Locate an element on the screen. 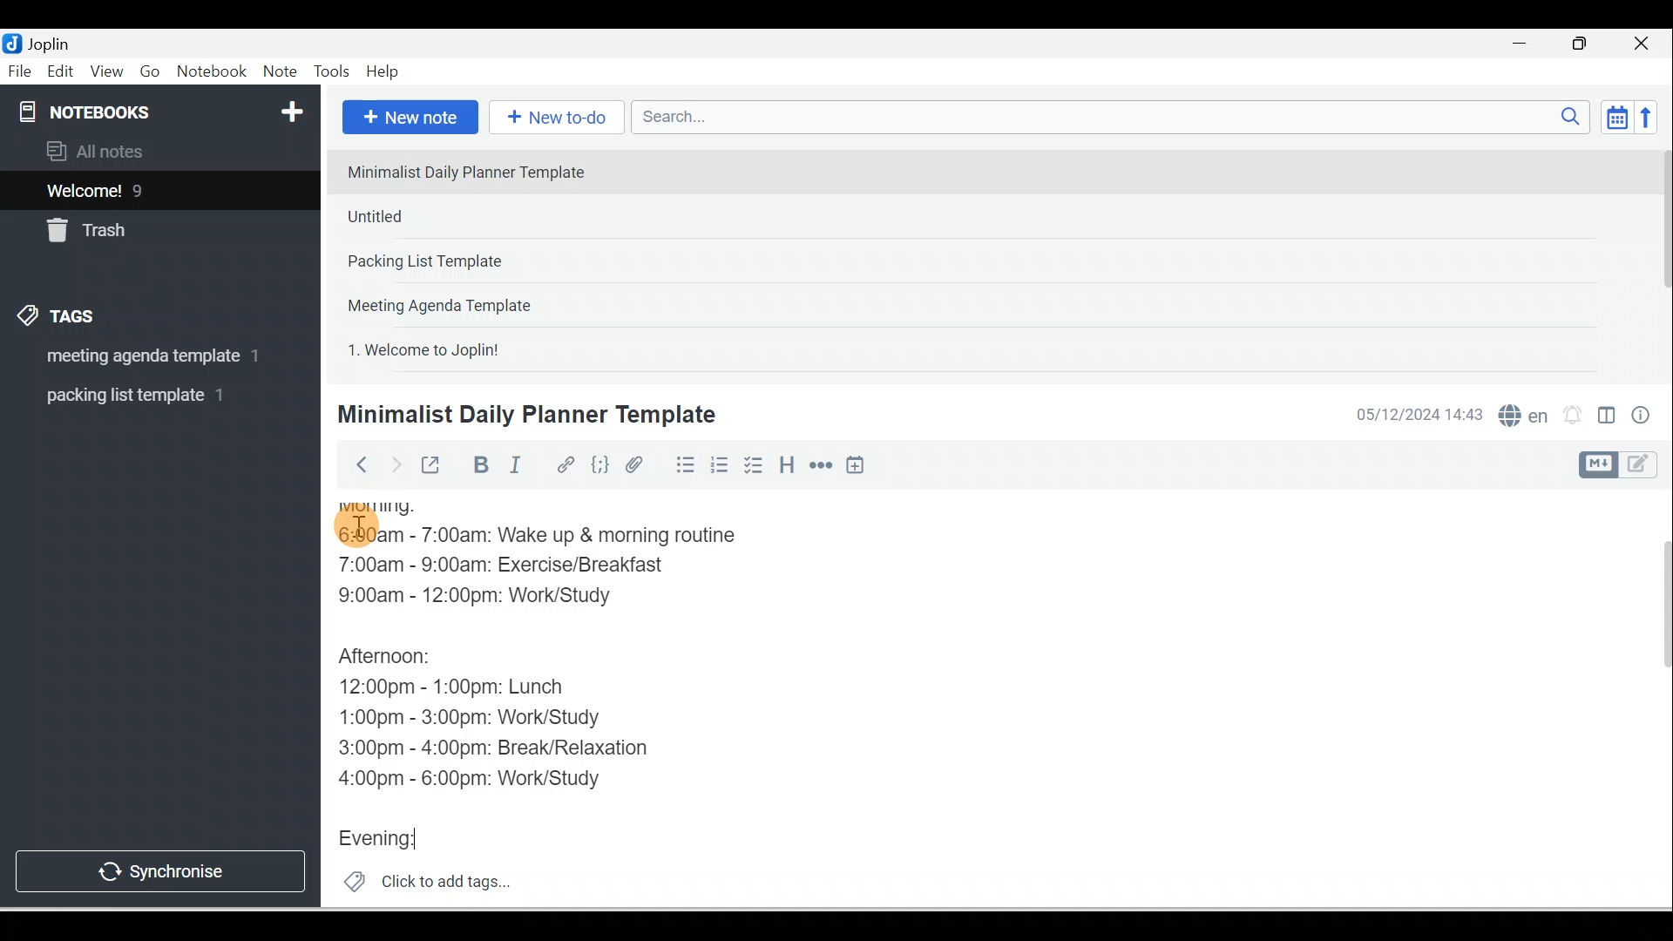 The height and width of the screenshot is (941, 1673). 7:00am - 9:00am: Exercise/Breakfast is located at coordinates (521, 567).